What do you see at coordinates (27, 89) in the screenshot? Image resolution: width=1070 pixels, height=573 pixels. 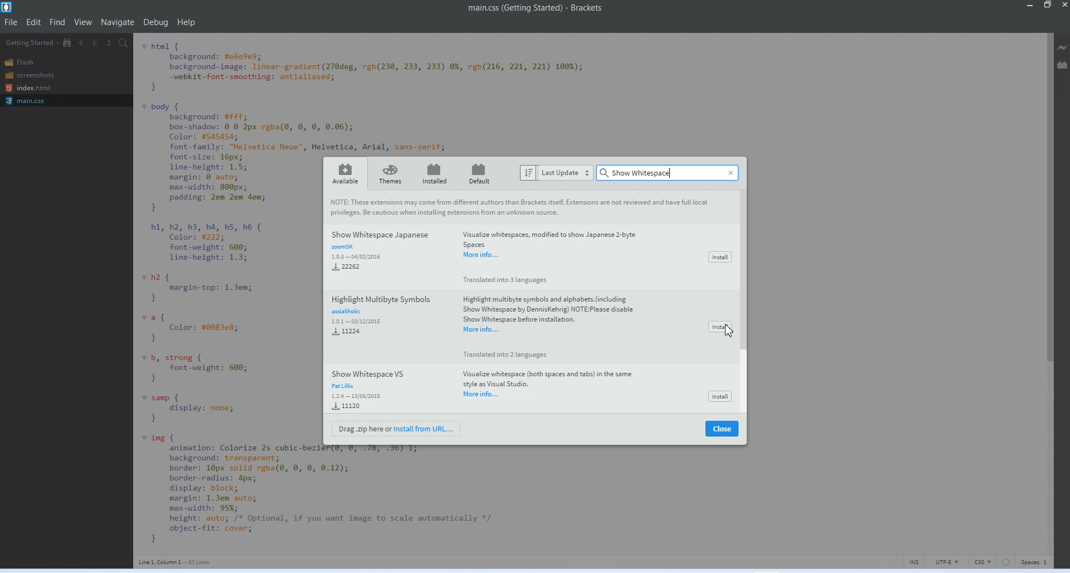 I see `Index.html` at bounding box center [27, 89].